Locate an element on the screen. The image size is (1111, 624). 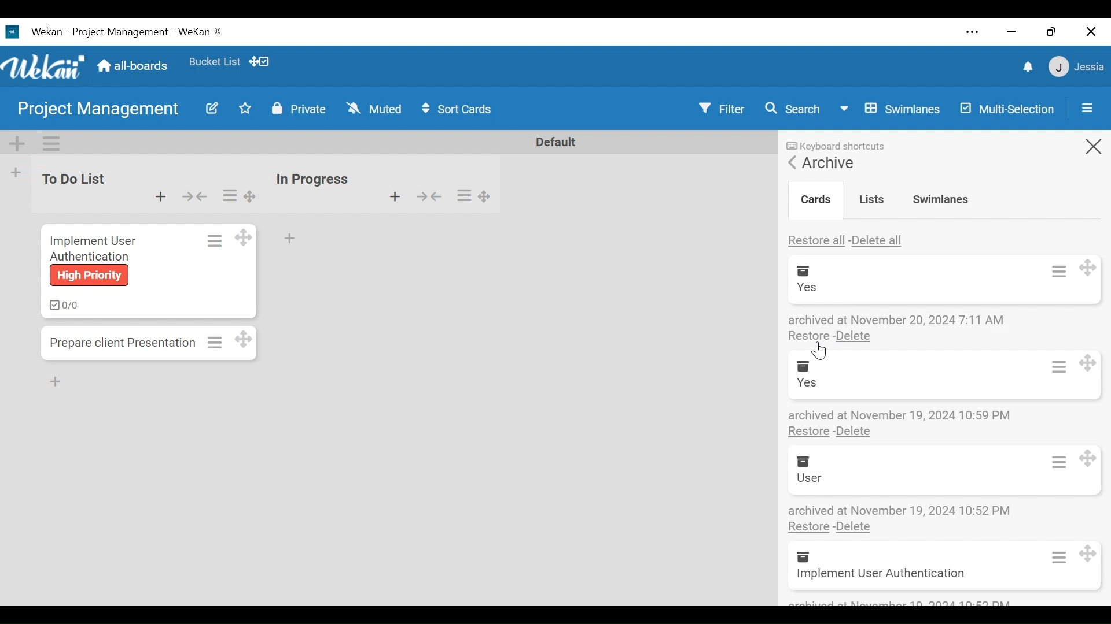
Archive Box  is located at coordinates (807, 270).